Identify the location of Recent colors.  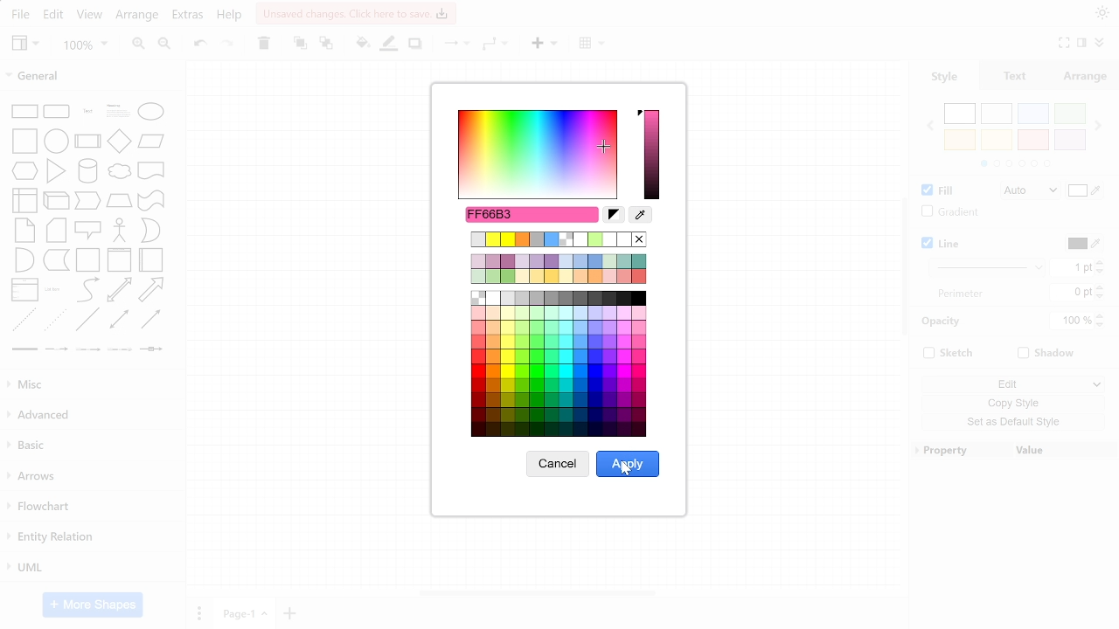
(558, 238).